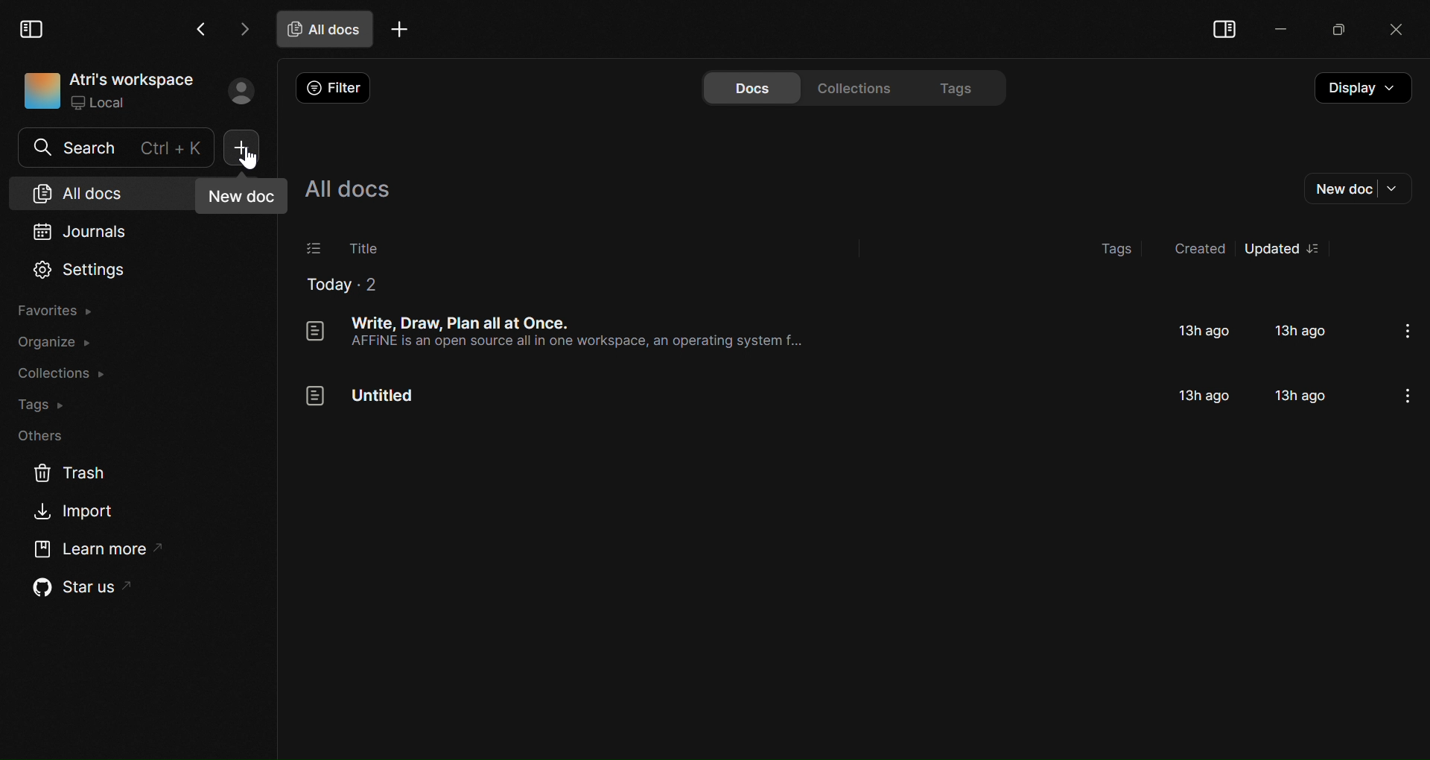 The image size is (1430, 760). What do you see at coordinates (1407, 396) in the screenshot?
I see `options` at bounding box center [1407, 396].